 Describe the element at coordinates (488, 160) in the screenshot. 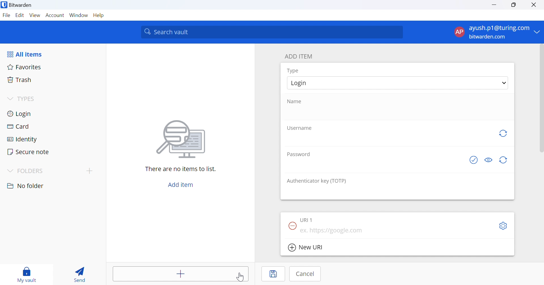

I see `Toggle visibility` at that location.